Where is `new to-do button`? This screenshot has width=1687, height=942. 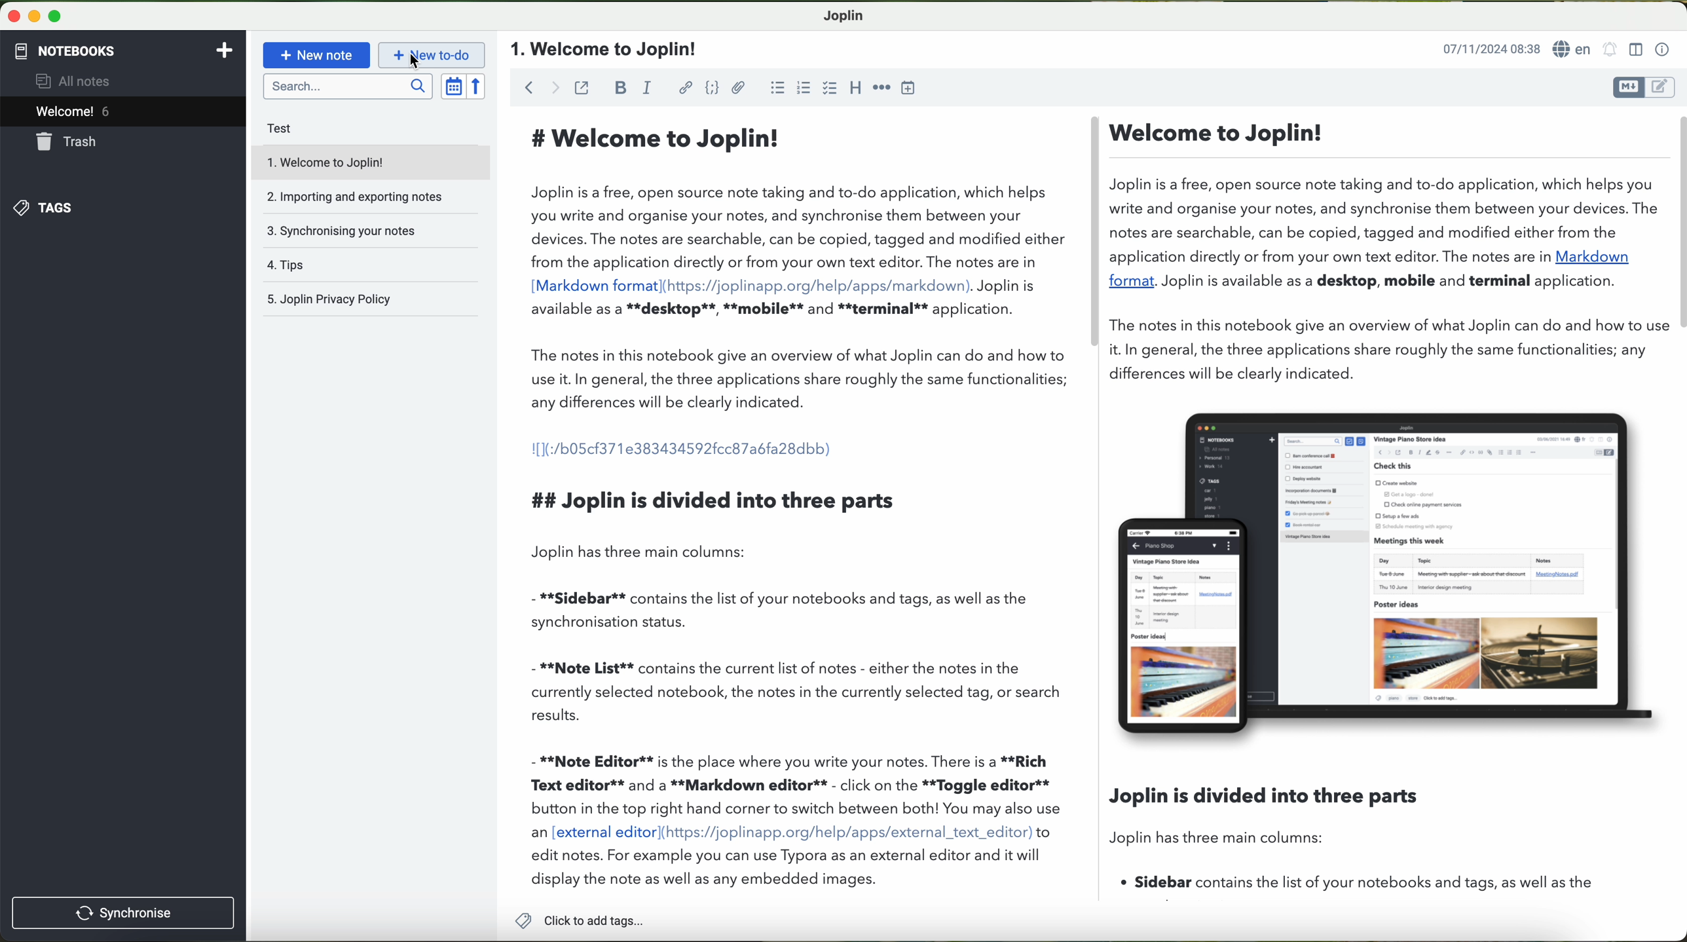 new to-do button is located at coordinates (432, 56).